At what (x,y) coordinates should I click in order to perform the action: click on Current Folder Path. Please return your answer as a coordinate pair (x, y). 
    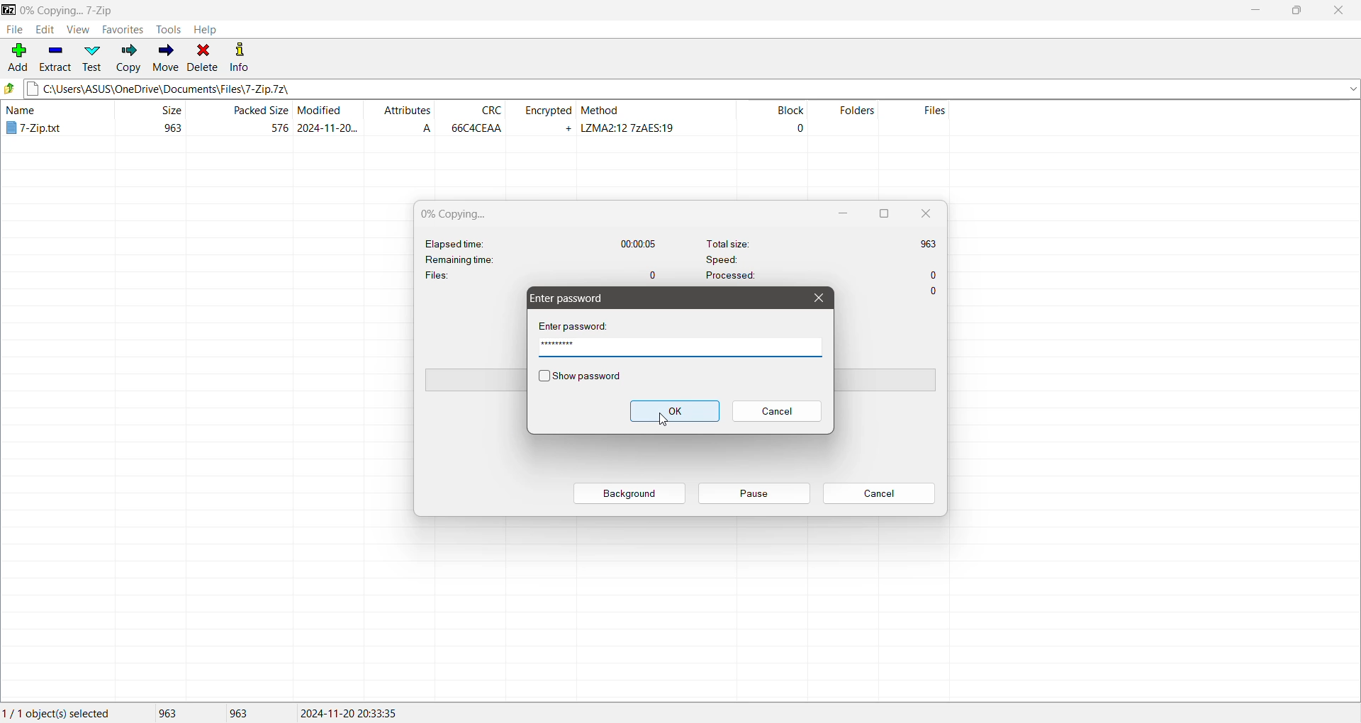
    Looking at the image, I should click on (218, 8).